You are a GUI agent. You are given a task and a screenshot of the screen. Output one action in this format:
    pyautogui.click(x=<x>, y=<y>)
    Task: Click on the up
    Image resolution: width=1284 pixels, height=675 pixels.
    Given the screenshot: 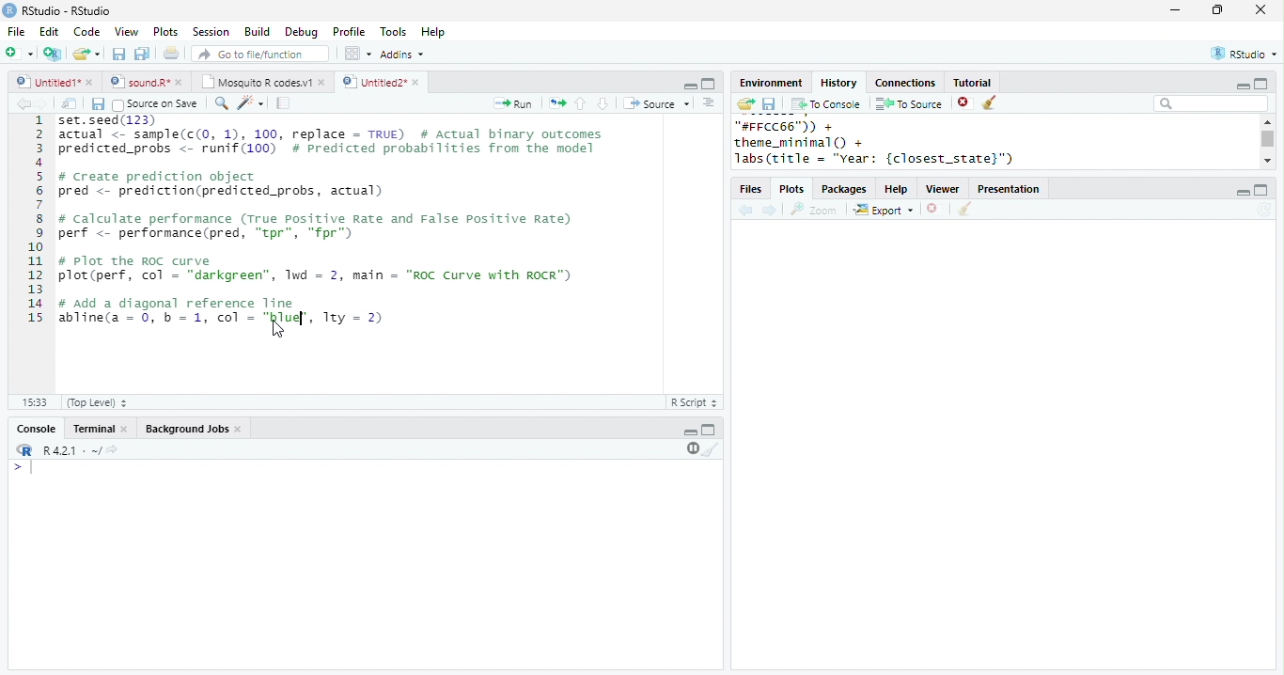 What is the action you would take?
    pyautogui.click(x=579, y=103)
    